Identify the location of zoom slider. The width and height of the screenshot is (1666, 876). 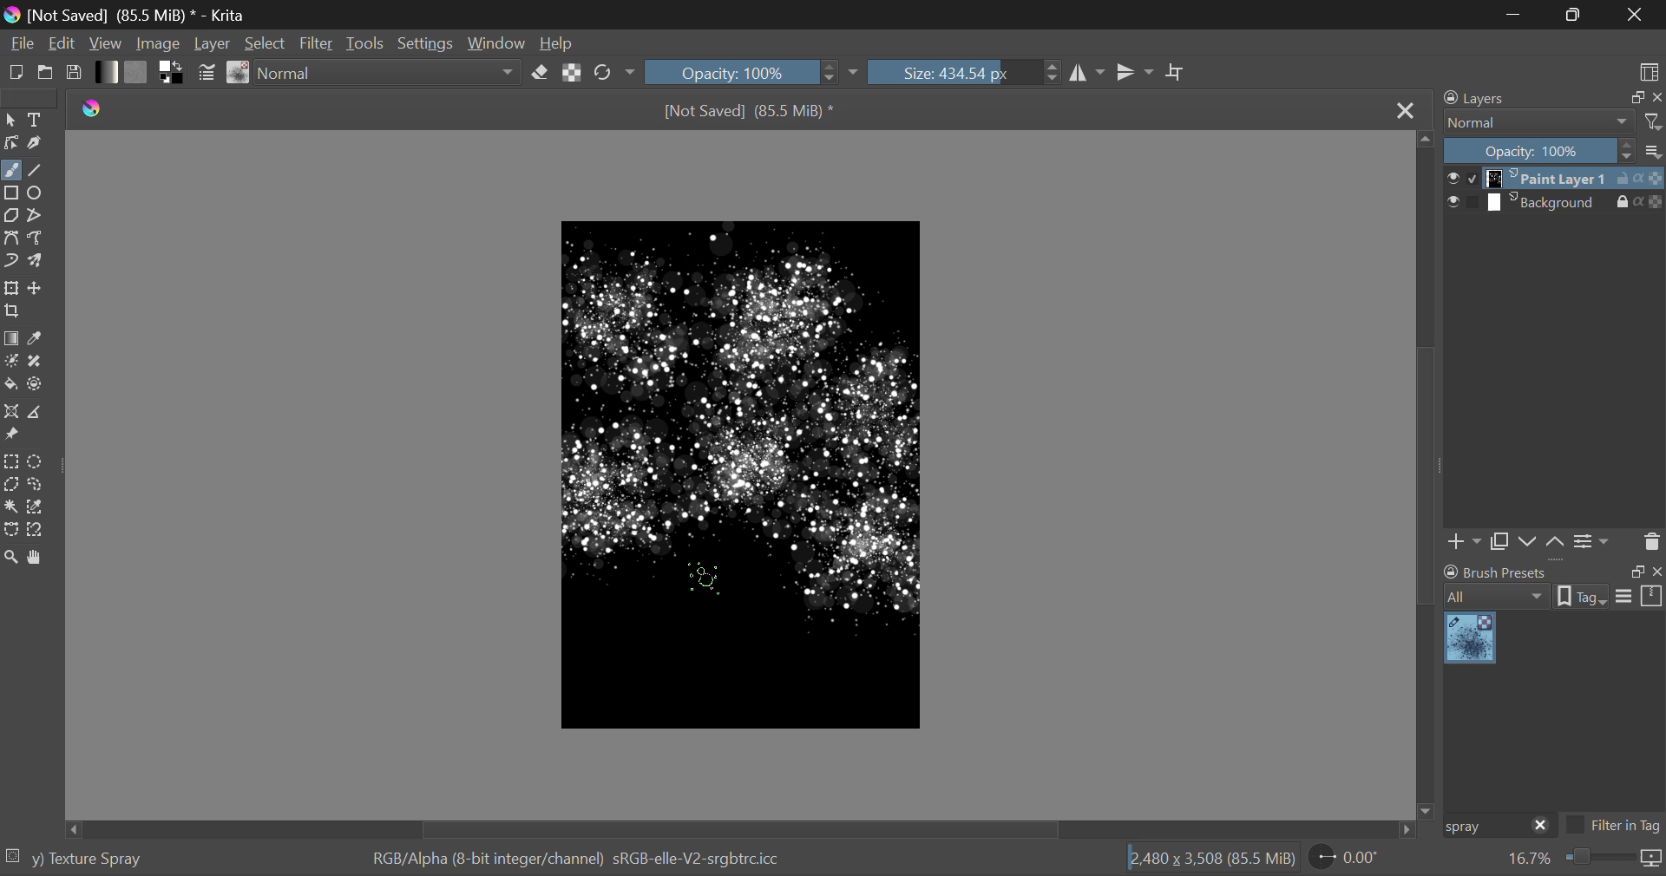
(1597, 859).